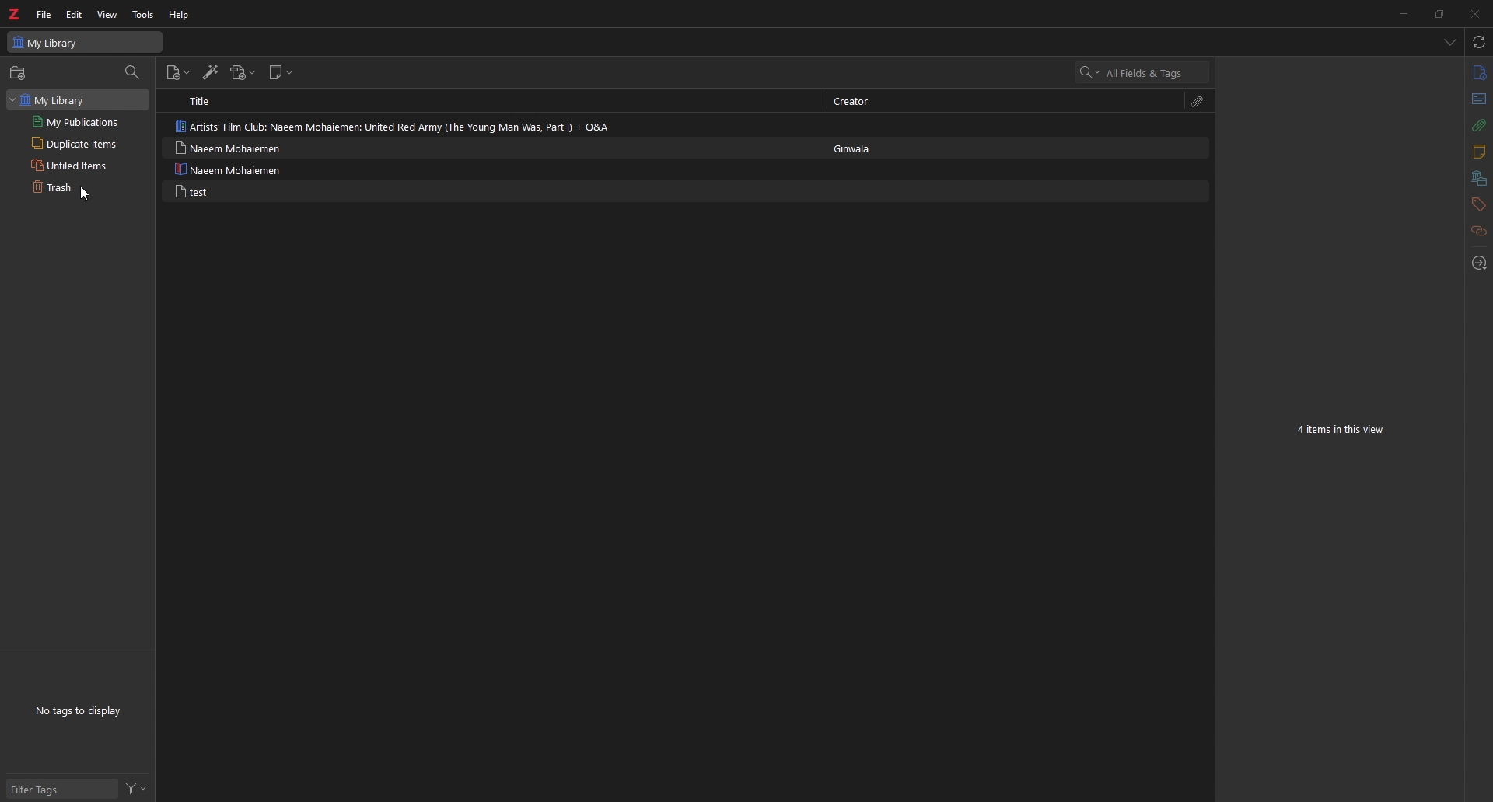  What do you see at coordinates (78, 99) in the screenshot?
I see `my library` at bounding box center [78, 99].